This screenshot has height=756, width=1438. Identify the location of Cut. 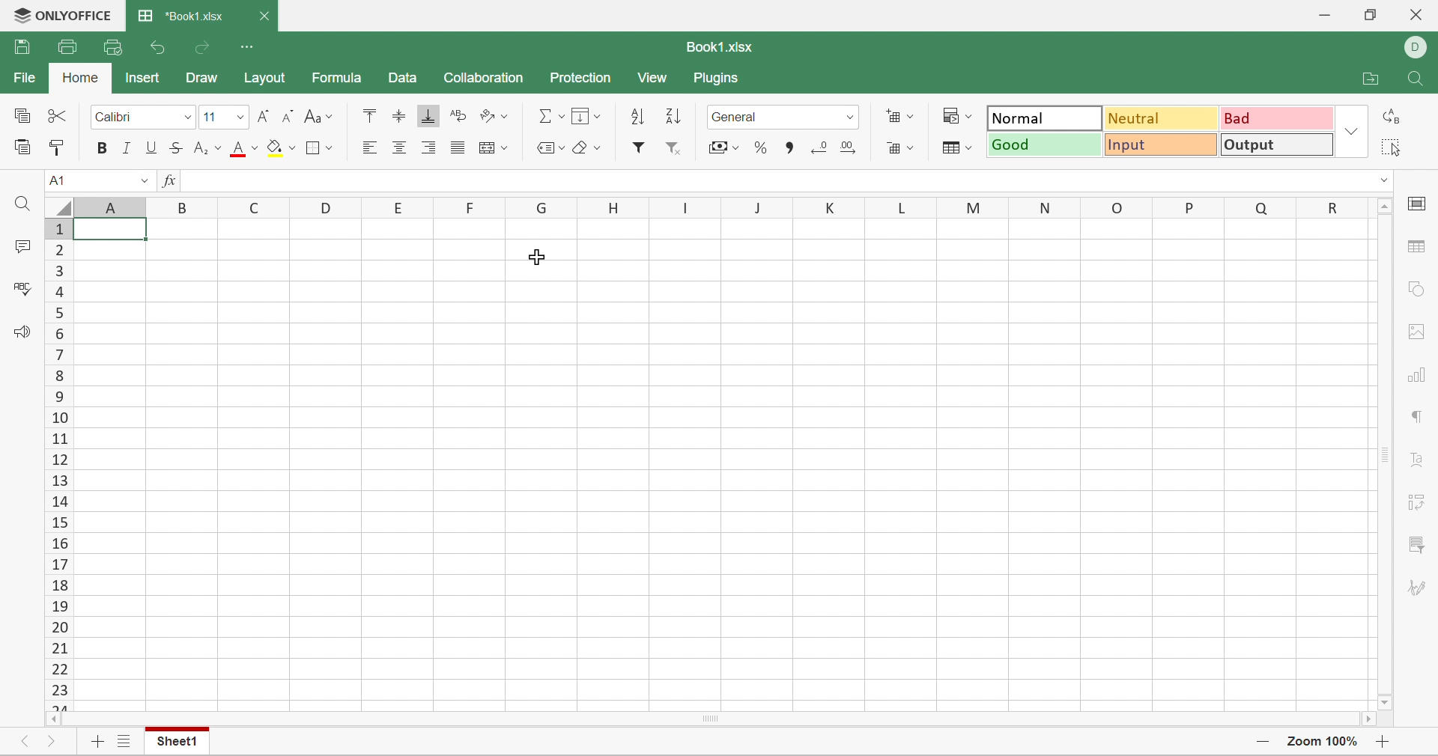
(61, 118).